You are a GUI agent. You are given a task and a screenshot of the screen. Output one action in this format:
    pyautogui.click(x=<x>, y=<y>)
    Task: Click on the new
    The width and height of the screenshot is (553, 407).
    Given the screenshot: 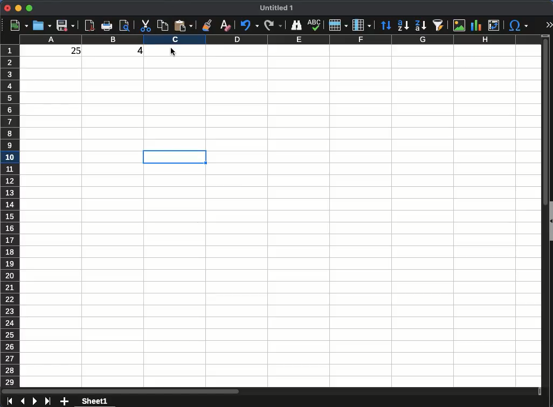 What is the action you would take?
    pyautogui.click(x=18, y=26)
    